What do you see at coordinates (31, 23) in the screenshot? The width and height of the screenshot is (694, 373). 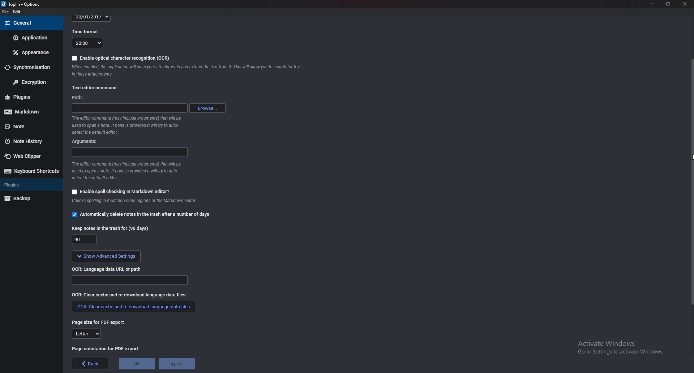 I see `general` at bounding box center [31, 23].